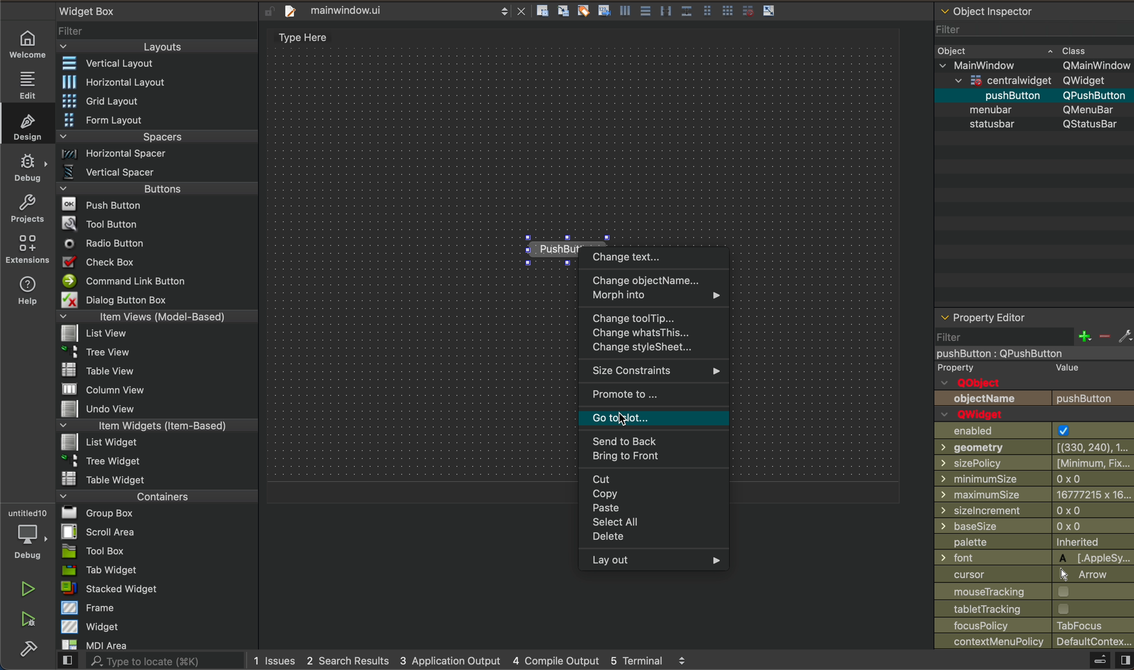 Image resolution: width=1134 pixels, height=670 pixels. What do you see at coordinates (653, 421) in the screenshot?
I see `go to slot` at bounding box center [653, 421].